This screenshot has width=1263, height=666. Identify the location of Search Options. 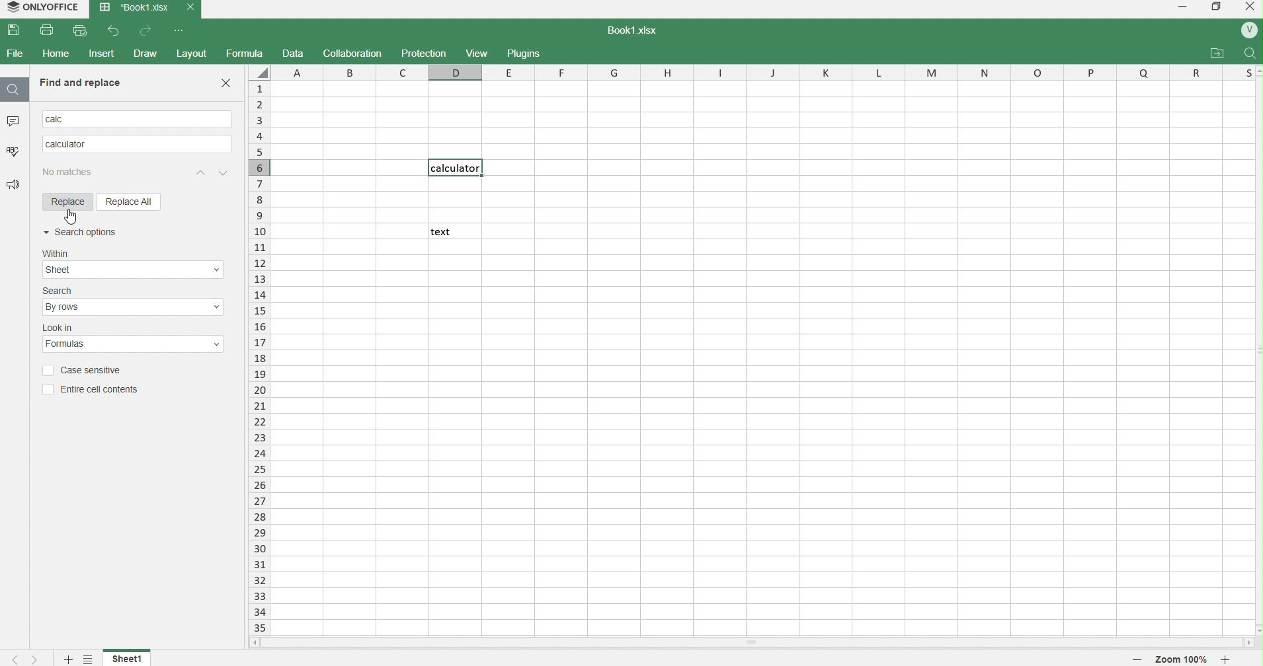
(93, 232).